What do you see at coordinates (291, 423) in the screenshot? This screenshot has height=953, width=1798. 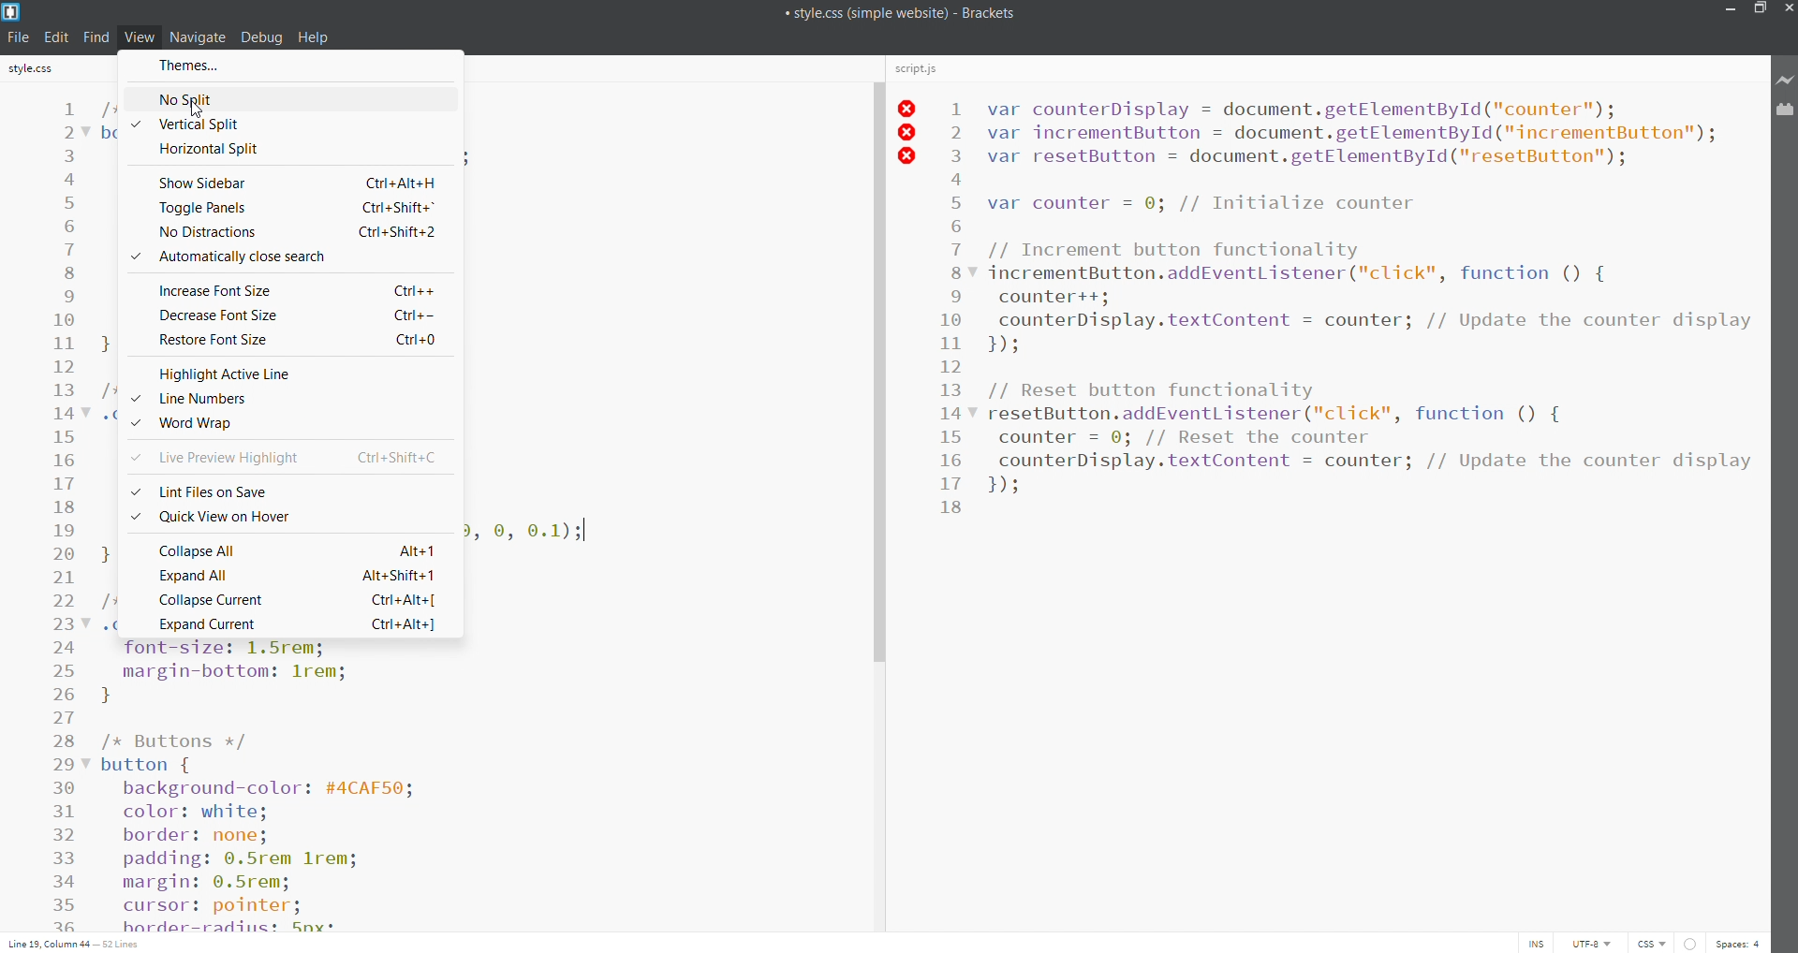 I see `word wrap` at bounding box center [291, 423].